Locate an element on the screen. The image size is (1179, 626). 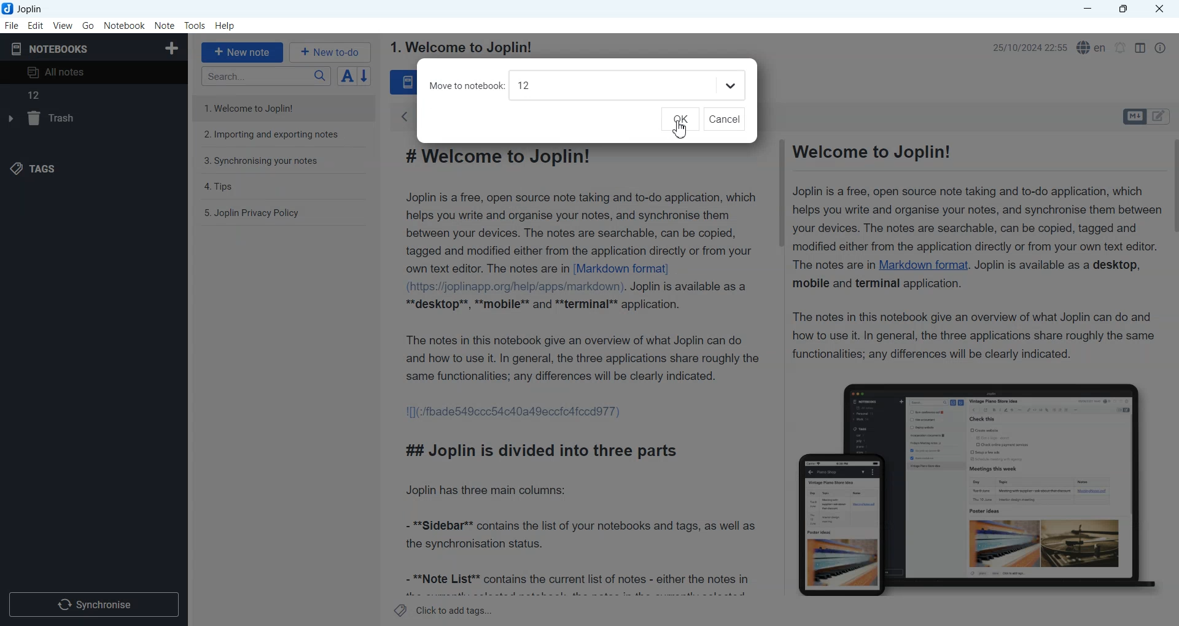
Synchronize is located at coordinates (93, 603).